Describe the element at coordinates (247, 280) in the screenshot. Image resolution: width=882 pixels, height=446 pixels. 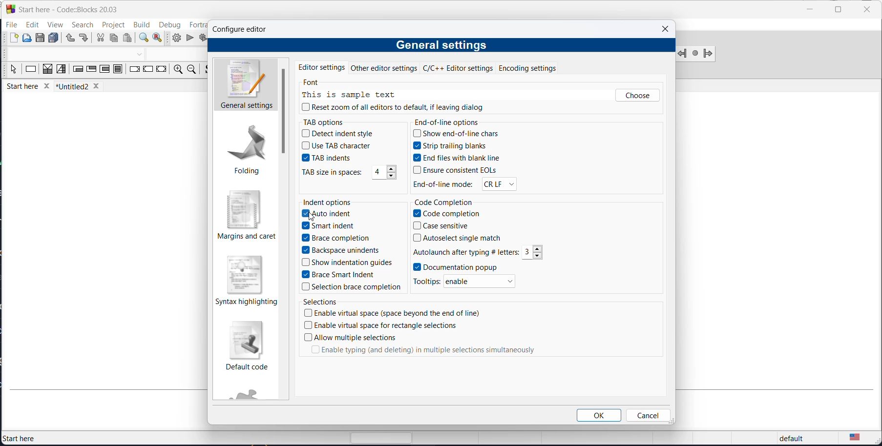
I see `syntax highlighting` at that location.